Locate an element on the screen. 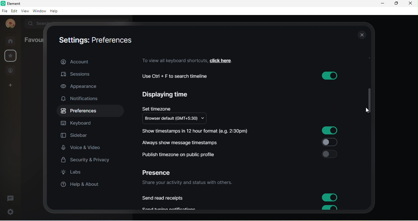 The width and height of the screenshot is (418, 221). settings: account is located at coordinates (92, 40).